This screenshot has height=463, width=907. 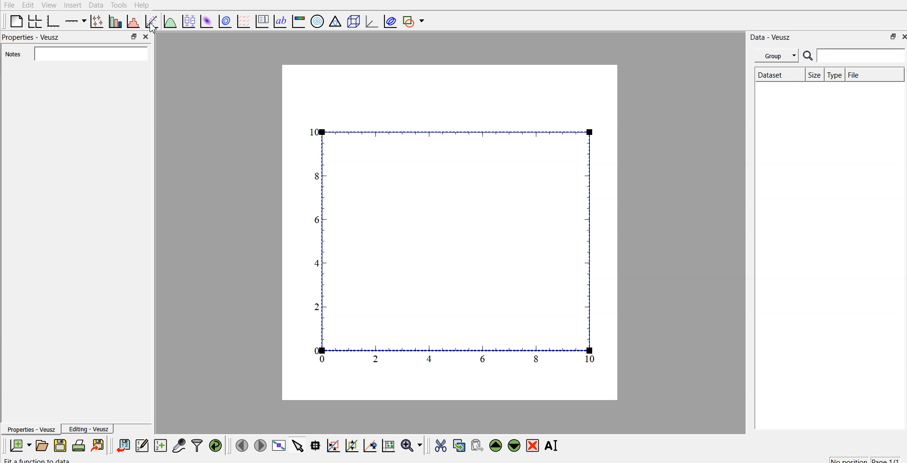 What do you see at coordinates (133, 37) in the screenshot?
I see `restore down` at bounding box center [133, 37].